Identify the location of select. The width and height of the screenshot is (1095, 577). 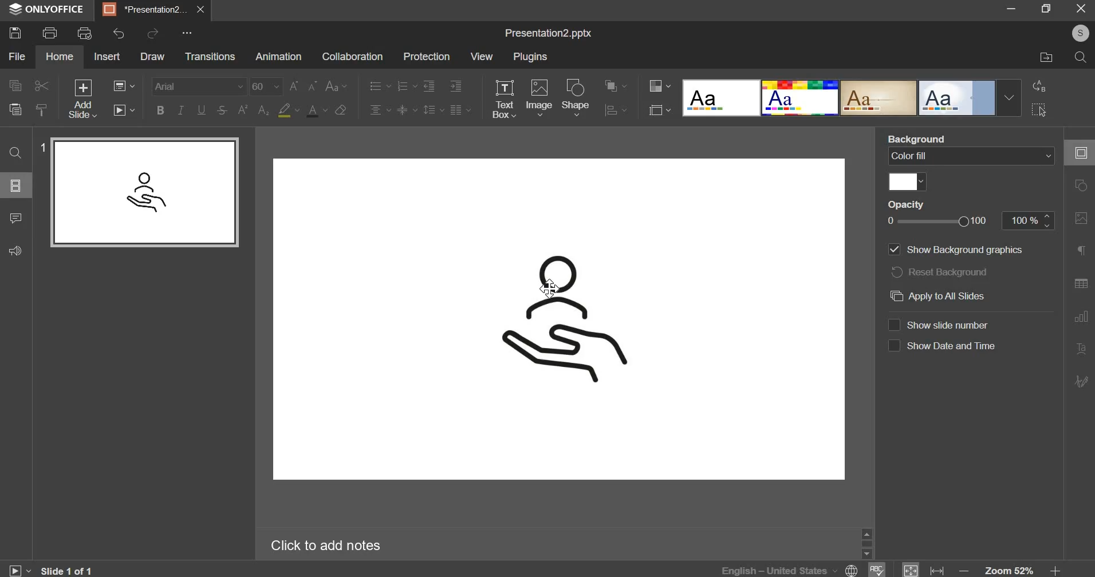
(1039, 110).